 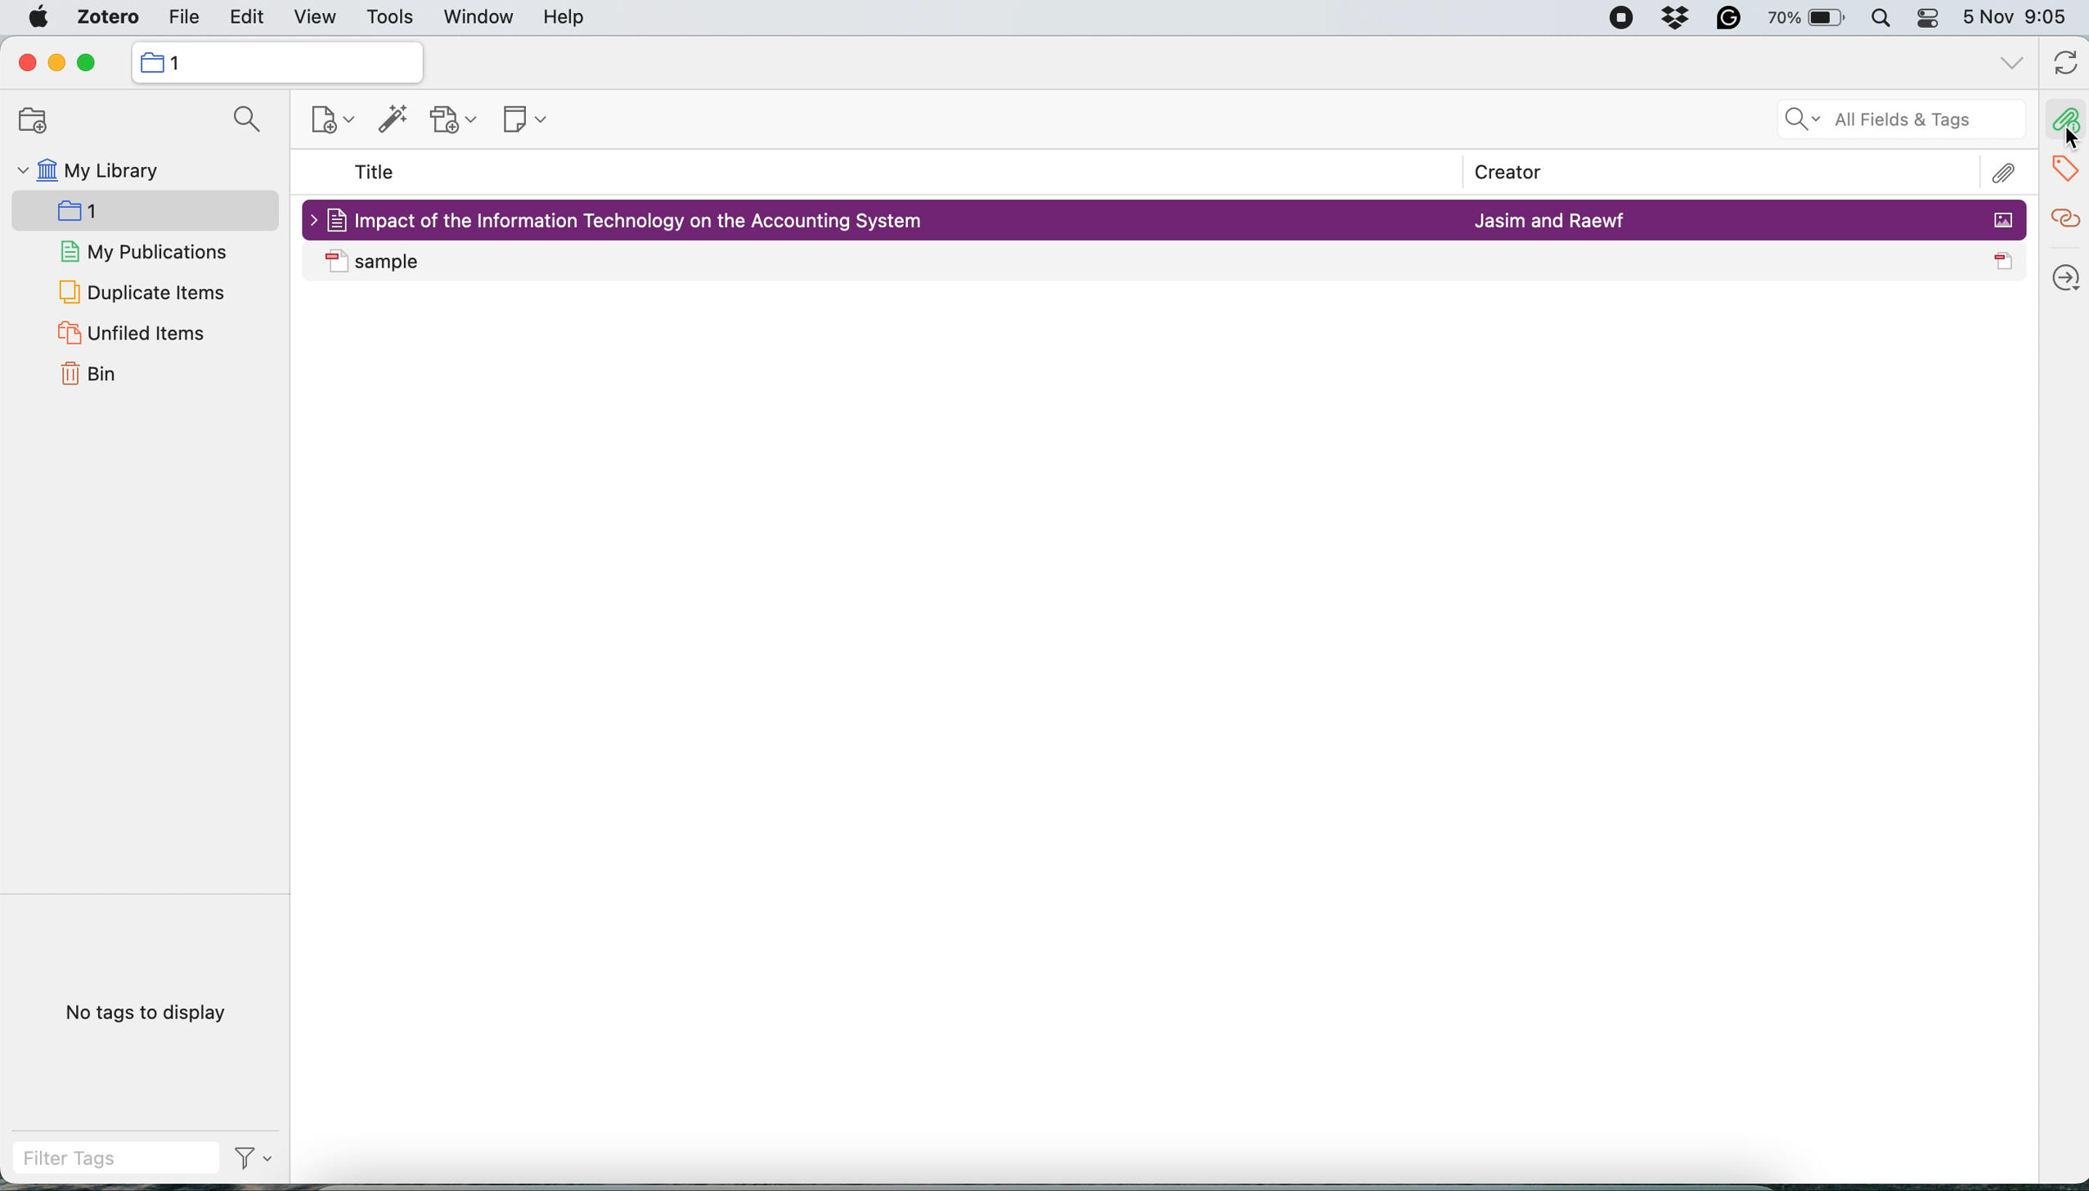 What do you see at coordinates (25, 63) in the screenshot?
I see `close` at bounding box center [25, 63].